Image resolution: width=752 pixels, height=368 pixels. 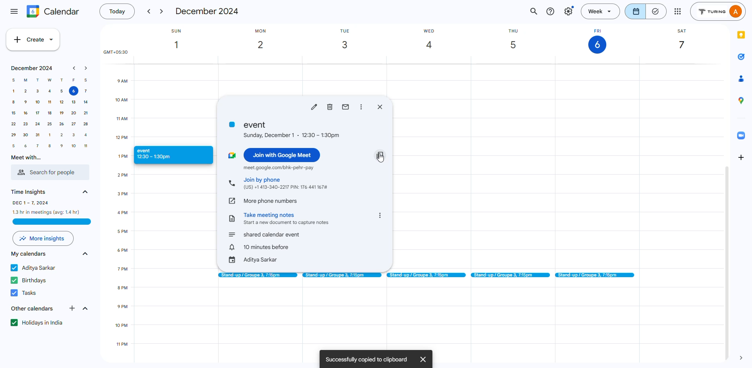 I want to click on 7, so click(x=86, y=92).